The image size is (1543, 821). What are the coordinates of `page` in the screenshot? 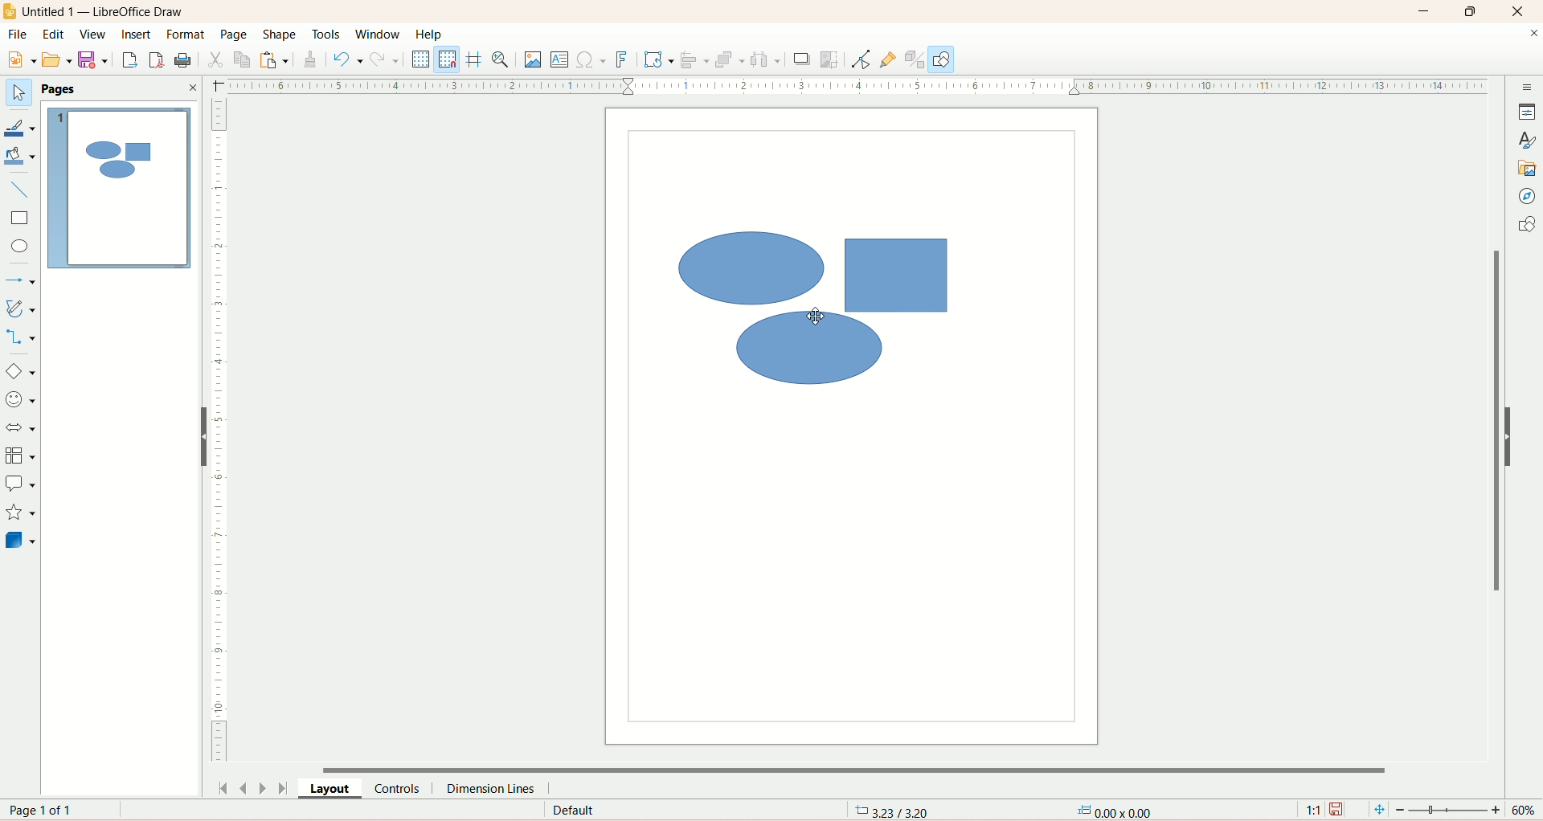 It's located at (54, 811).